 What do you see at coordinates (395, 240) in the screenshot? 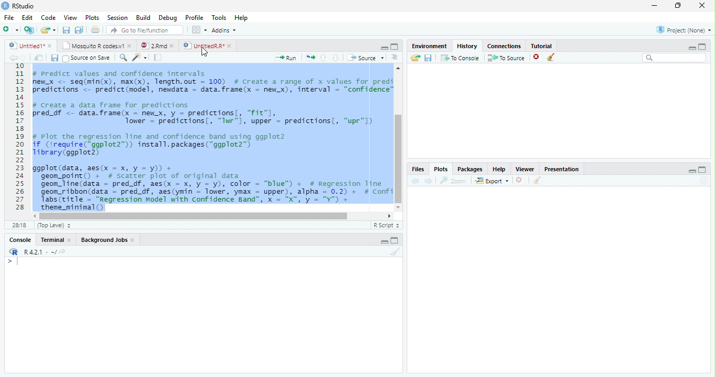
I see `Maximize` at bounding box center [395, 240].